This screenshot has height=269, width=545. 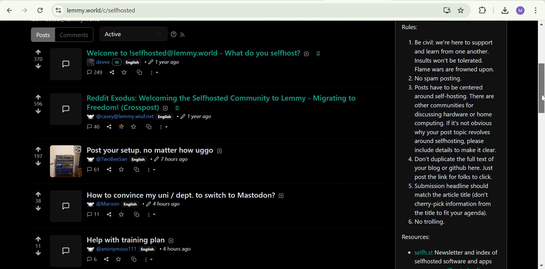 I want to click on customize and control google chrome, so click(x=536, y=10).